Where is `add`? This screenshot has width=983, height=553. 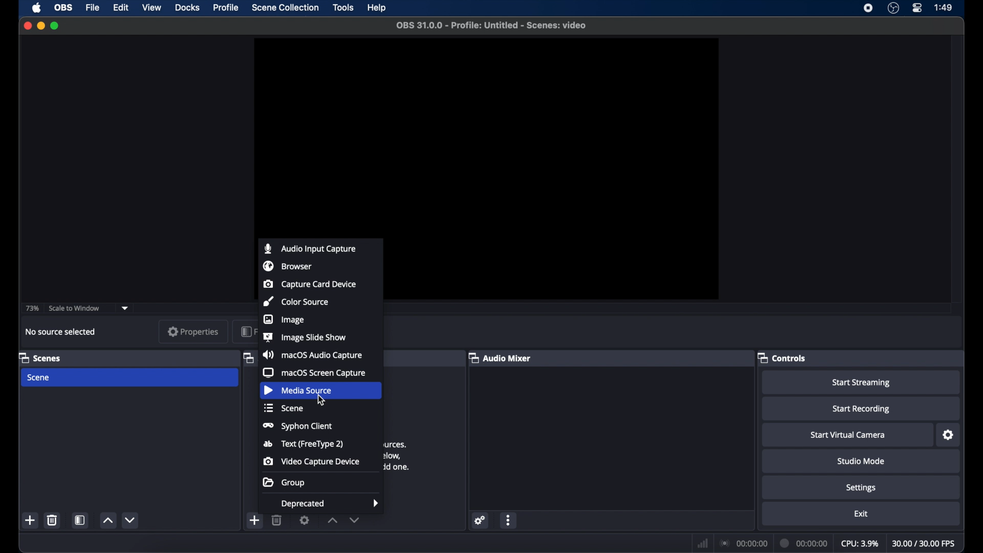 add is located at coordinates (31, 520).